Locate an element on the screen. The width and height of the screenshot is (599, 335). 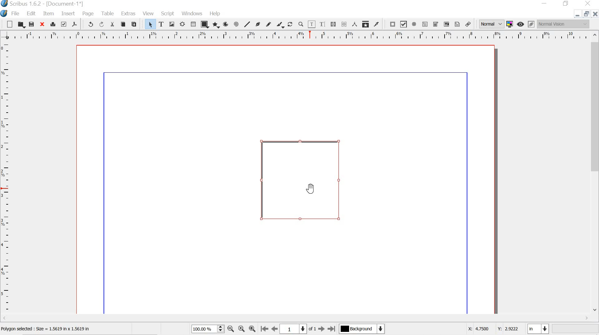
selected shape is located at coordinates (301, 182).